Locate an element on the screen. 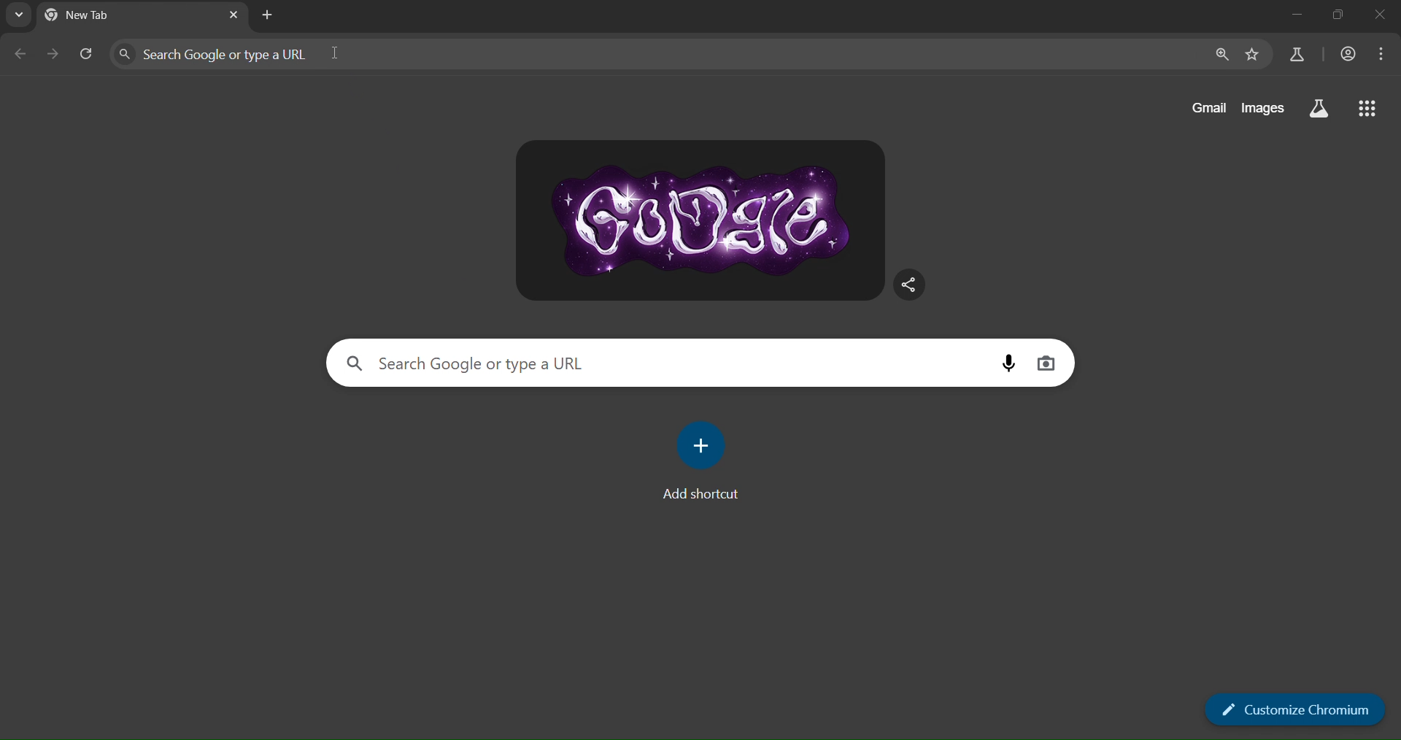 The height and width of the screenshot is (740, 1401). search tabs is located at coordinates (17, 17).